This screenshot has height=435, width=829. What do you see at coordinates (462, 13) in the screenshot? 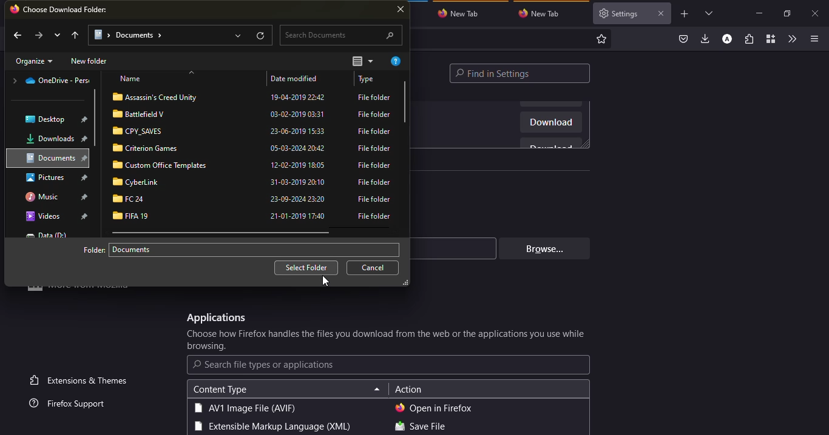
I see `tab` at bounding box center [462, 13].